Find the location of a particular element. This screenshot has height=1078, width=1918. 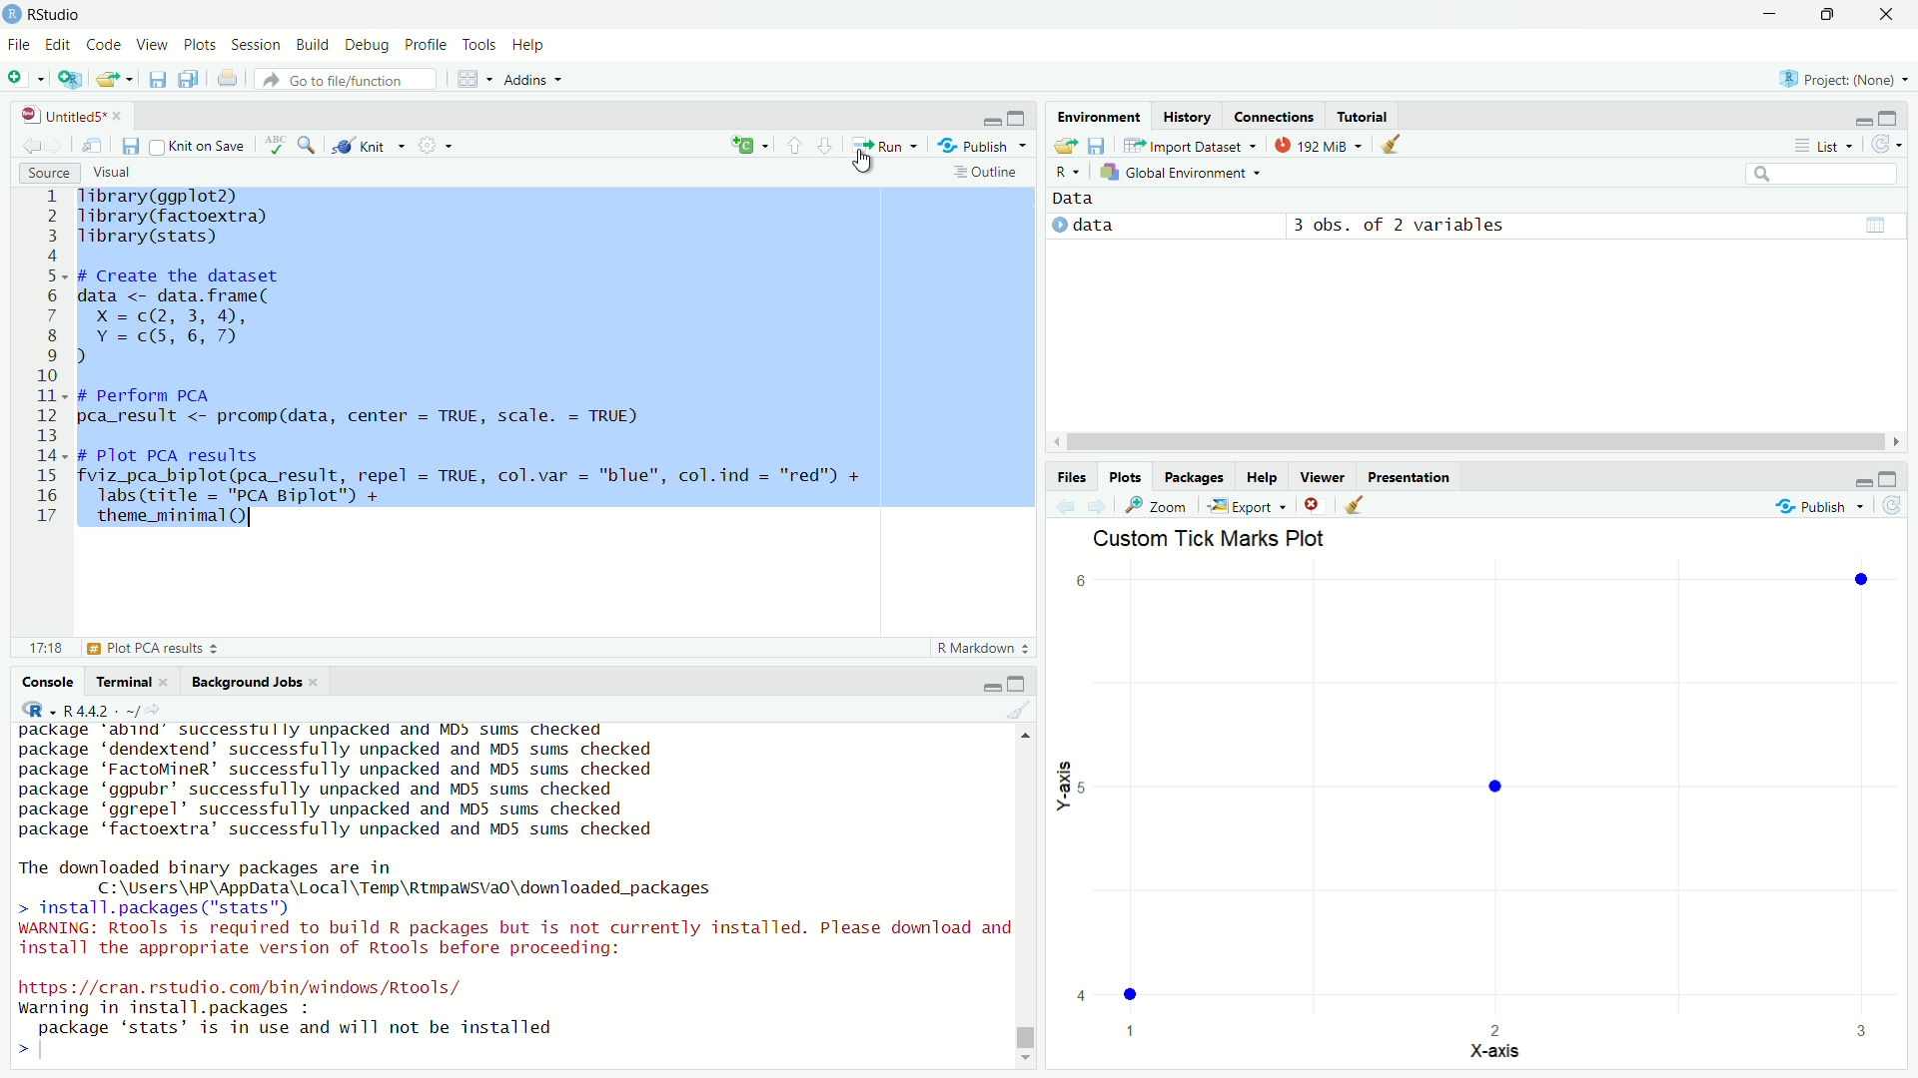

go to file/function is located at coordinates (348, 79).